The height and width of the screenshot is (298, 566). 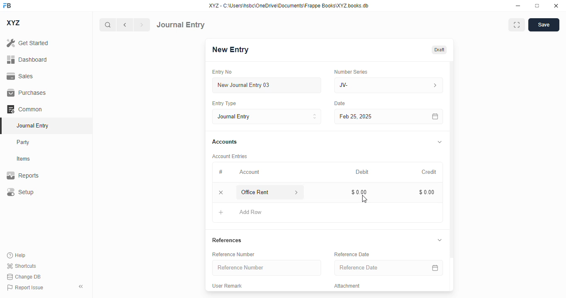 What do you see at coordinates (230, 50) in the screenshot?
I see `new entry` at bounding box center [230, 50].